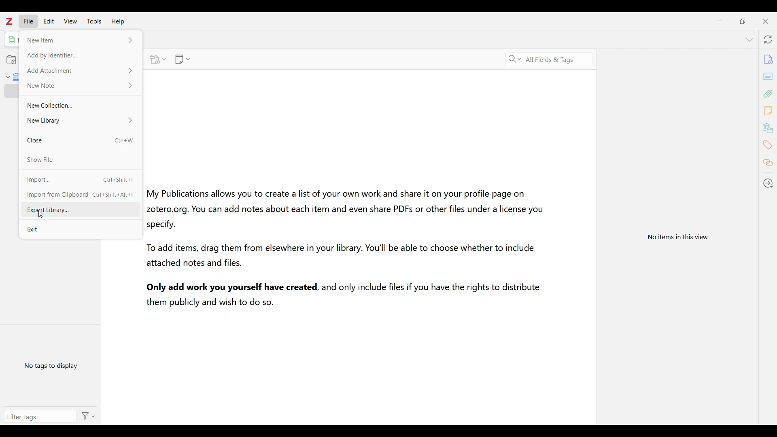 The width and height of the screenshot is (777, 437). Describe the element at coordinates (768, 93) in the screenshot. I see `Attachments` at that location.